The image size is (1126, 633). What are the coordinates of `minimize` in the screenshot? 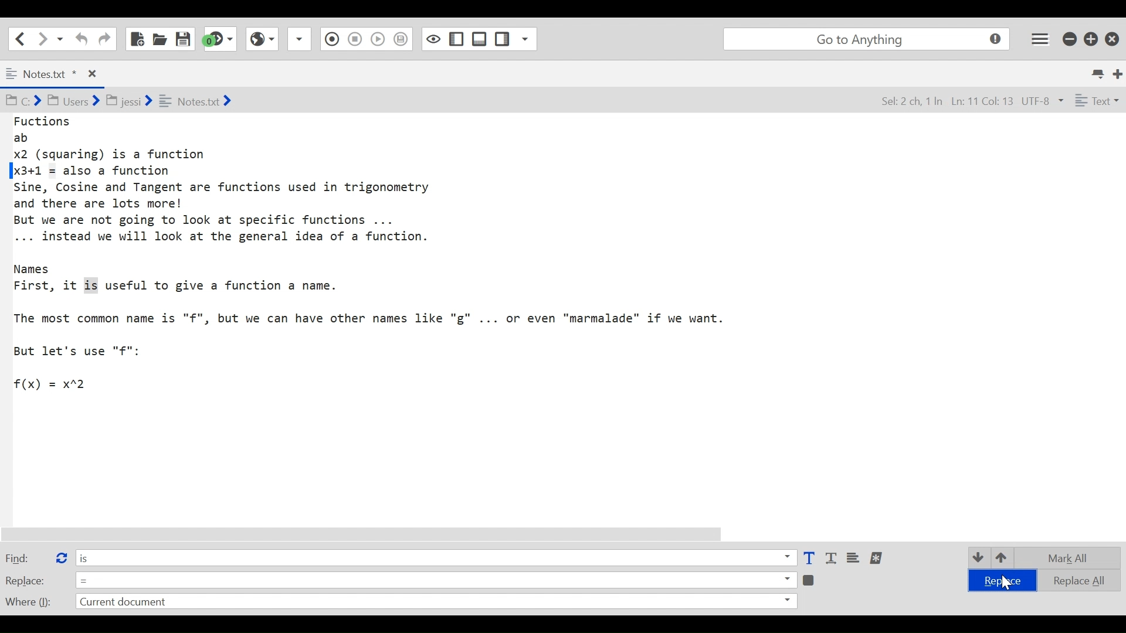 It's located at (1071, 38).